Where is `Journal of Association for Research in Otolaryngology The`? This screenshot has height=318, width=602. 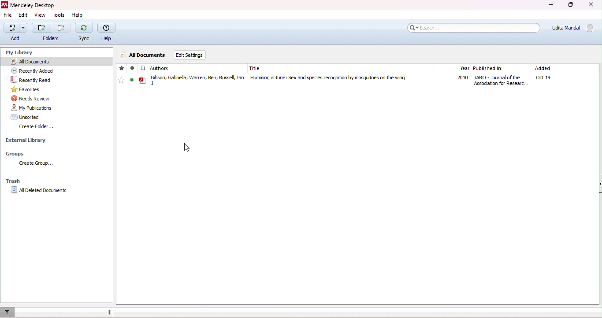
Journal of Association for Research in Otolaryngology The is located at coordinates (501, 81).